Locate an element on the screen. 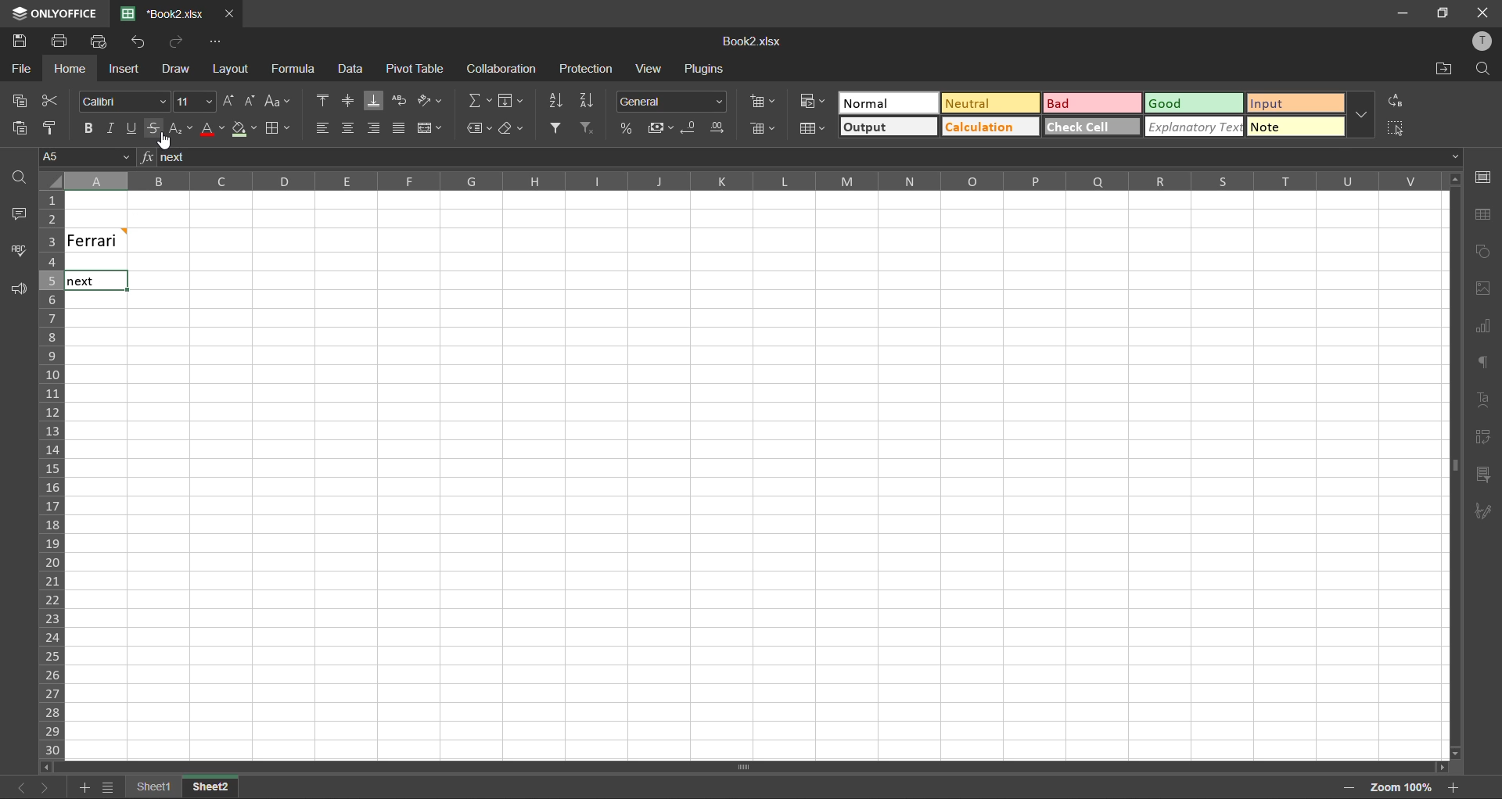 The image size is (1502, 799). table is located at coordinates (1485, 215).